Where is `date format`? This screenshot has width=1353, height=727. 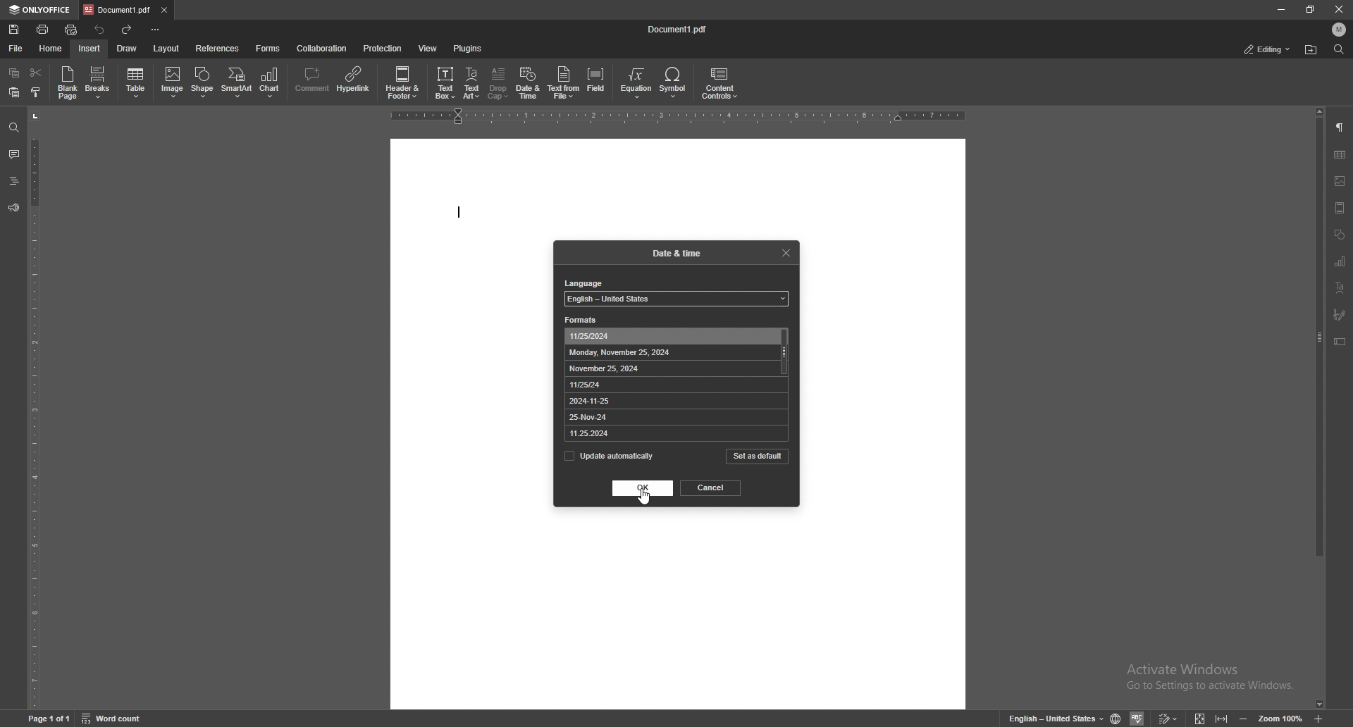
date format is located at coordinates (624, 337).